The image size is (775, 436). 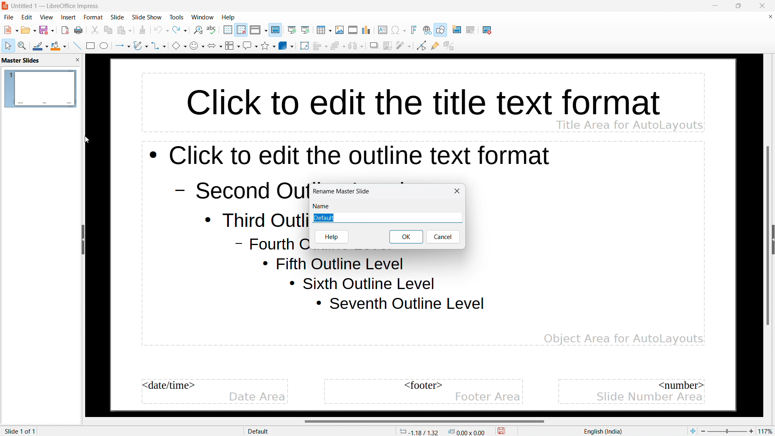 I want to click on slide number area, so click(x=648, y=397).